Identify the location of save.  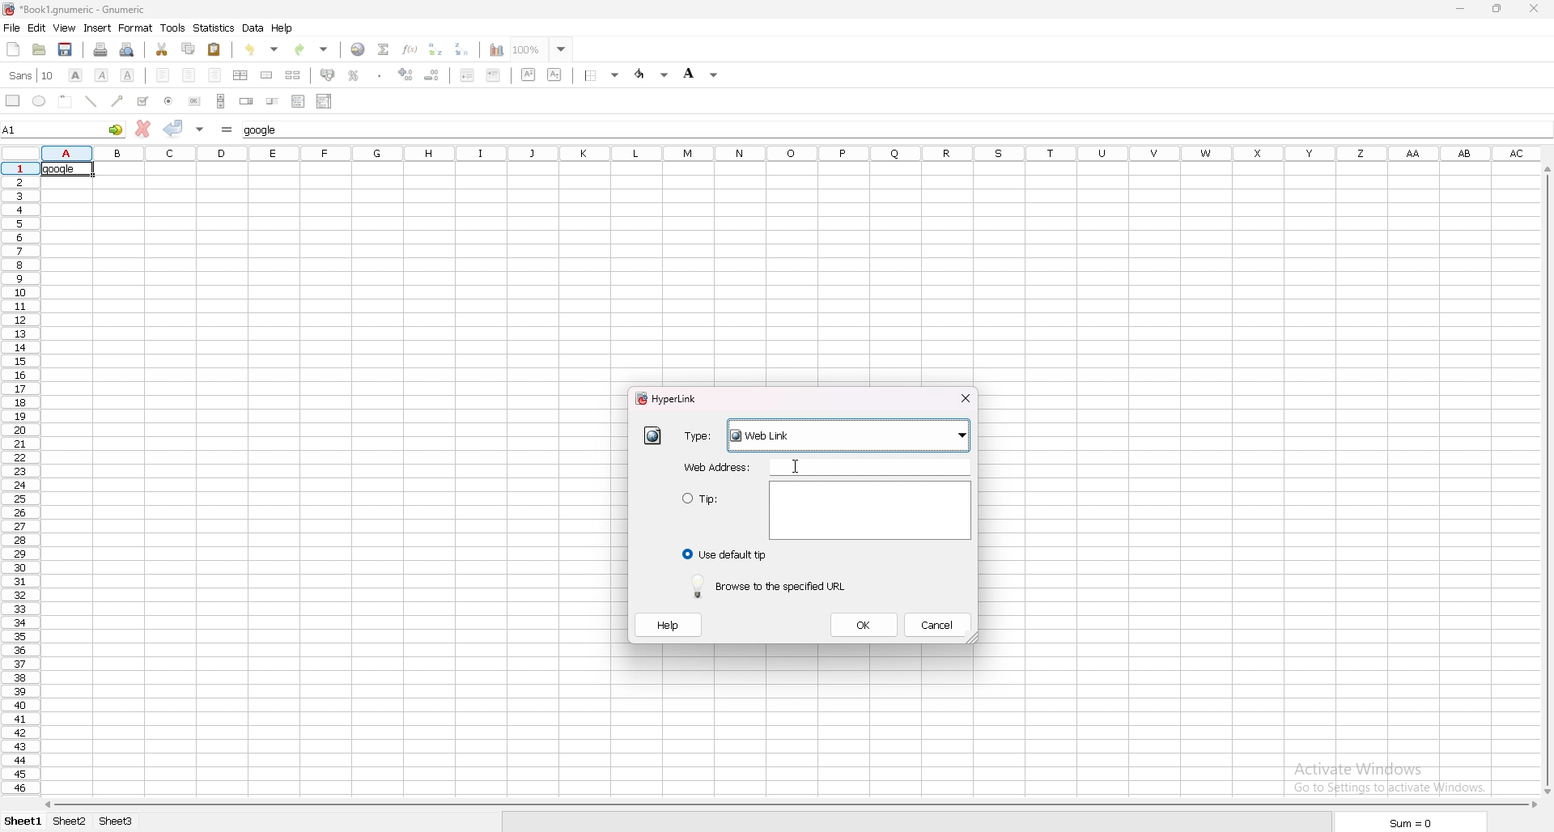
(68, 49).